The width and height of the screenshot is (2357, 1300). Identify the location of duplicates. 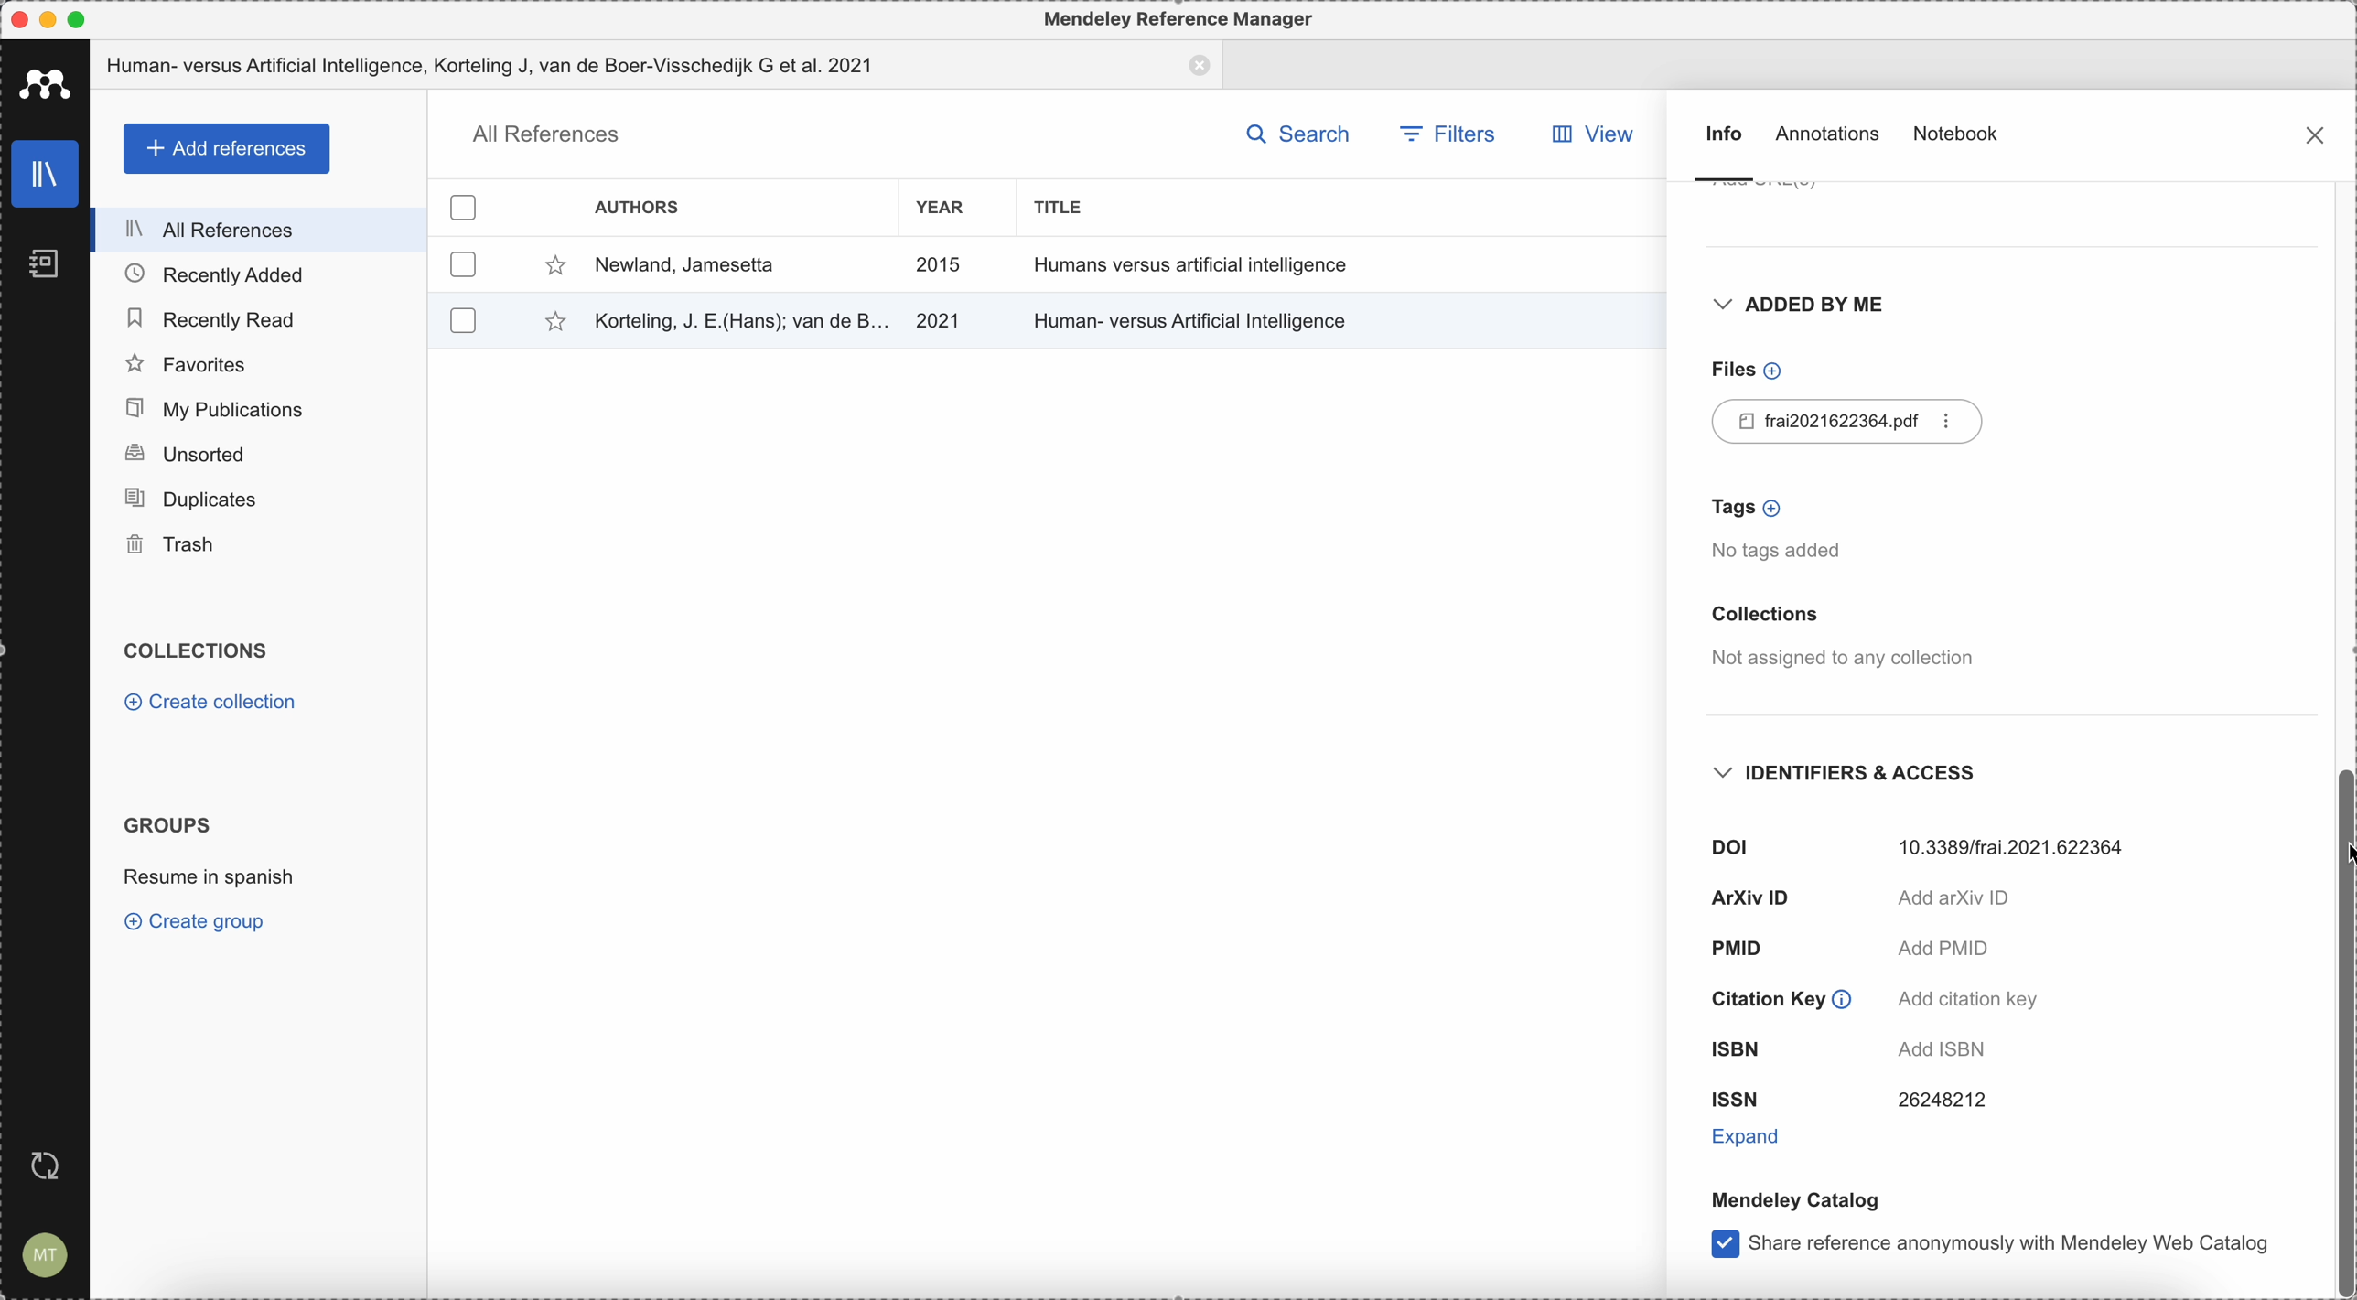
(256, 500).